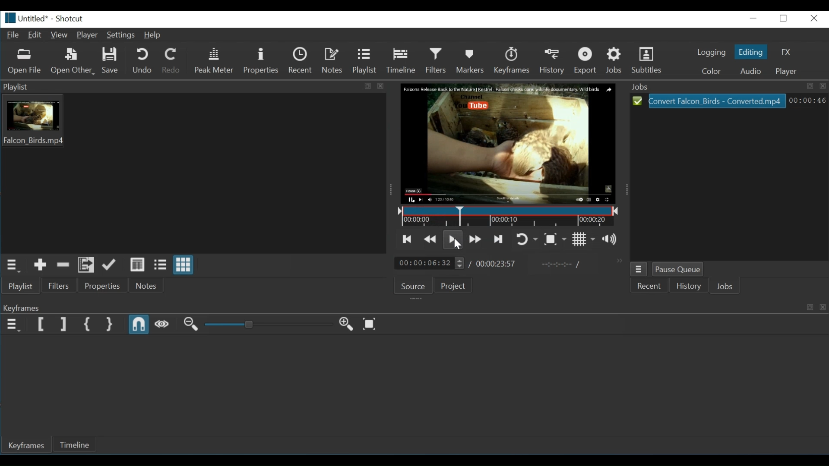 The image size is (829, 466). What do you see at coordinates (639, 269) in the screenshot?
I see `Jobs Menu` at bounding box center [639, 269].